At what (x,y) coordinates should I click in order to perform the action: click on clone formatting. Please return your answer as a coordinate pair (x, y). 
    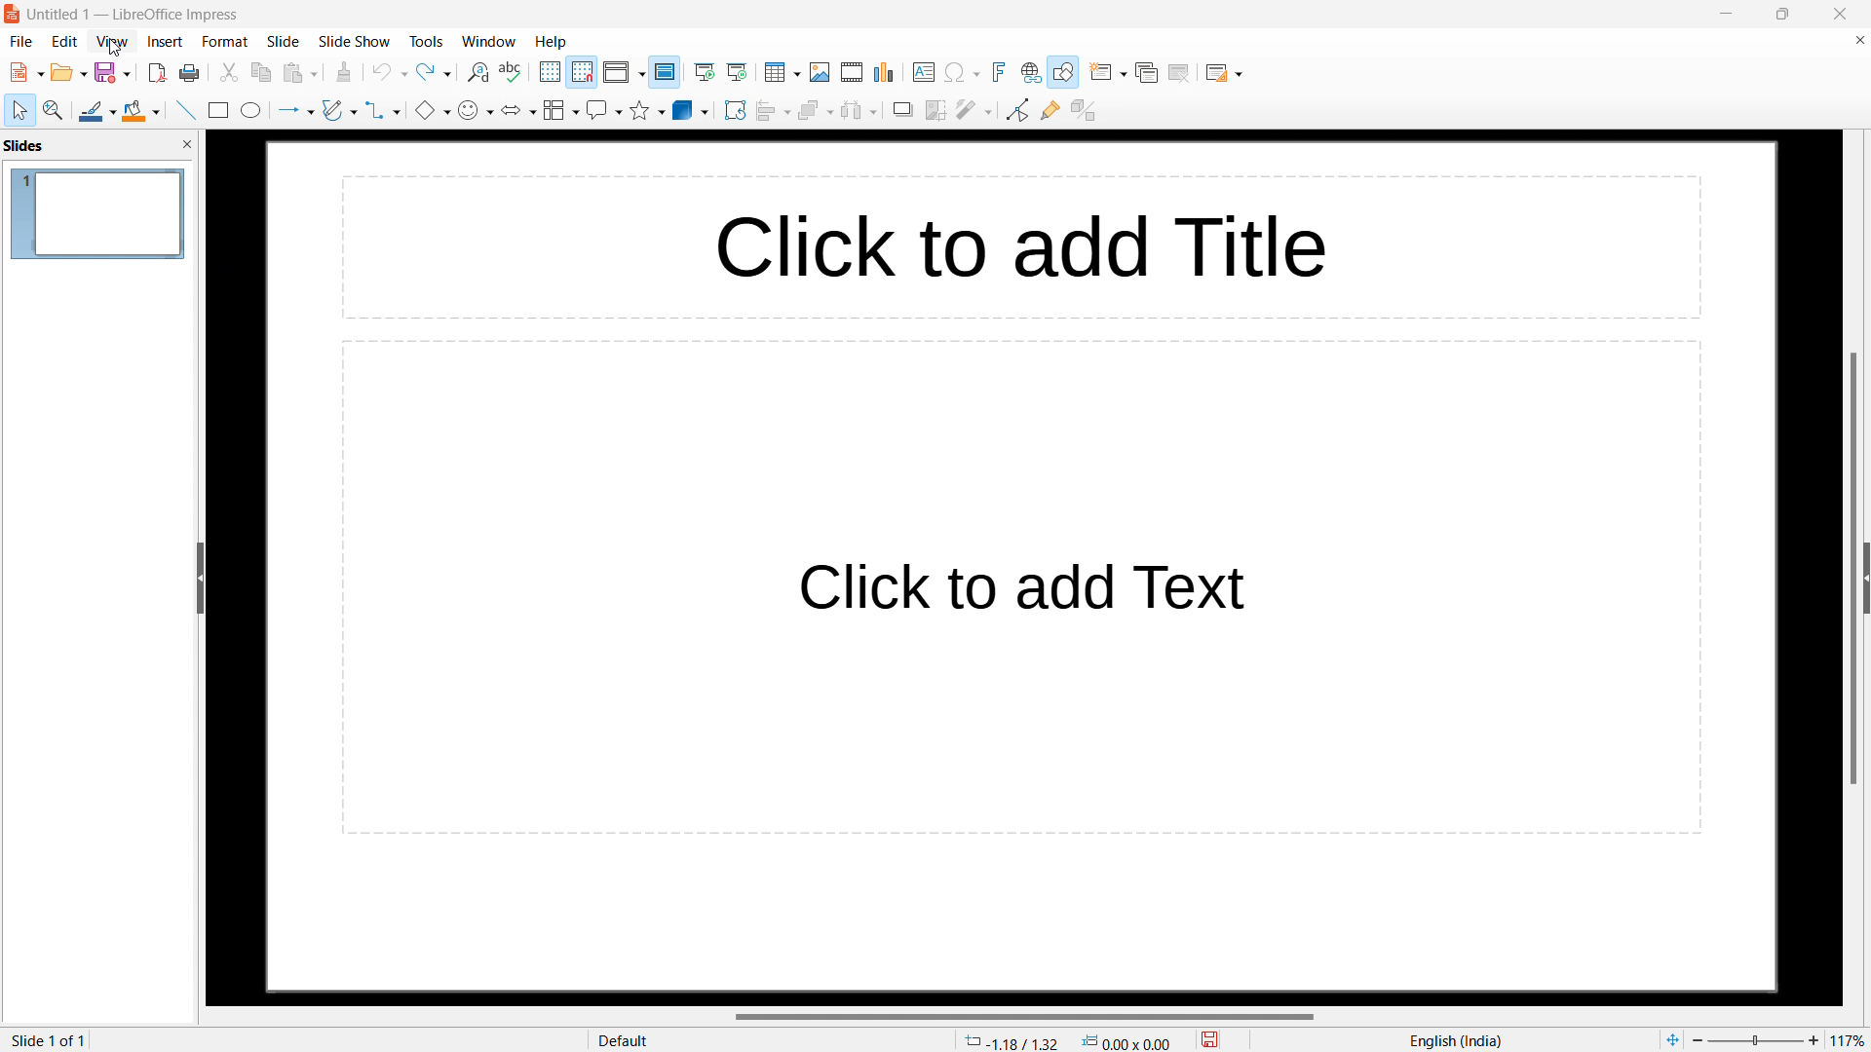
    Looking at the image, I should click on (345, 73).